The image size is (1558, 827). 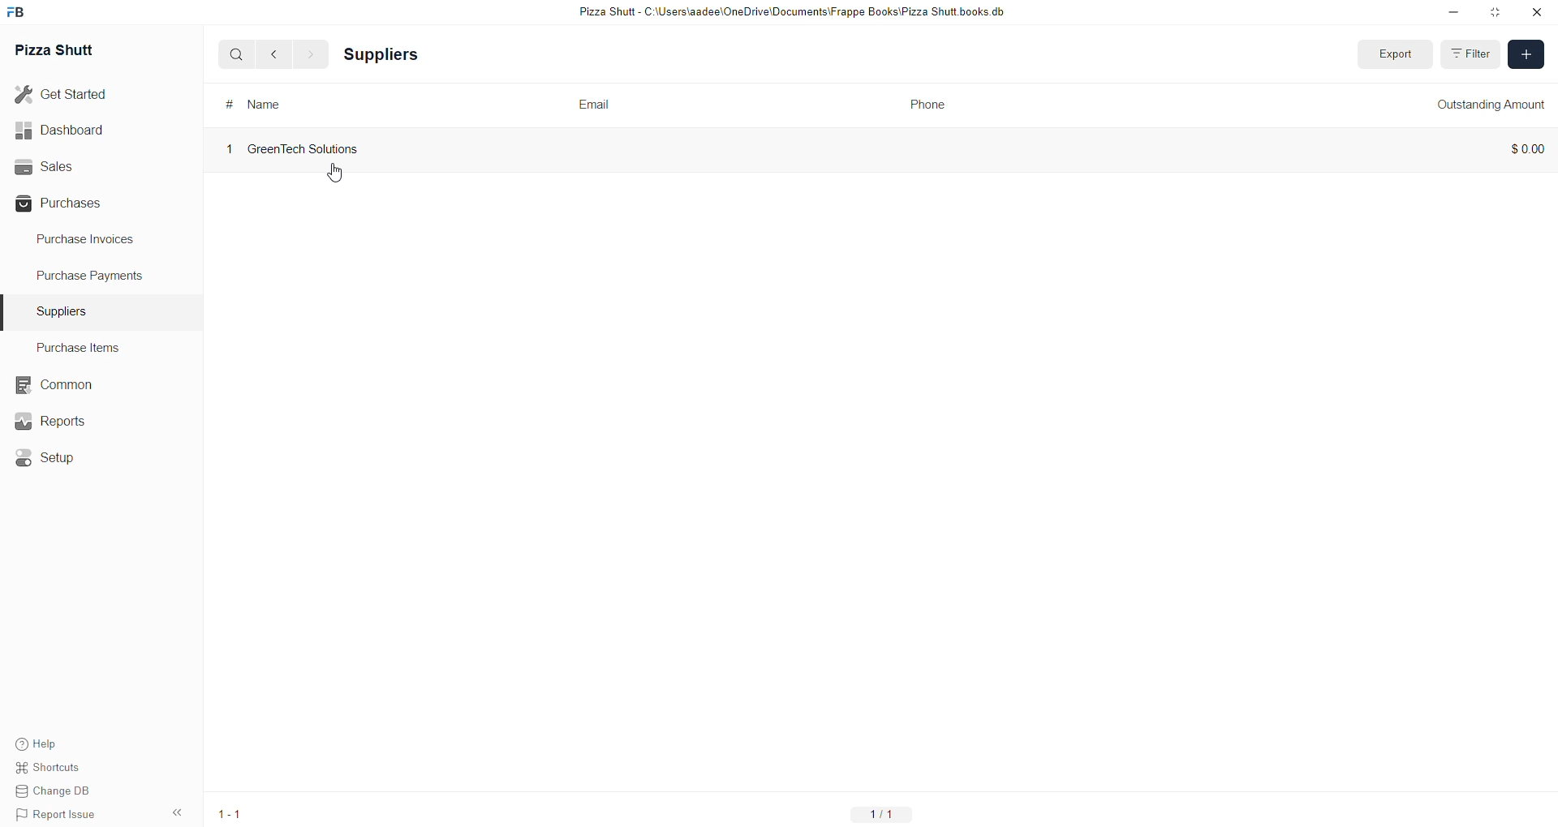 What do you see at coordinates (1491, 104) in the screenshot?
I see `Outstanding Amount` at bounding box center [1491, 104].